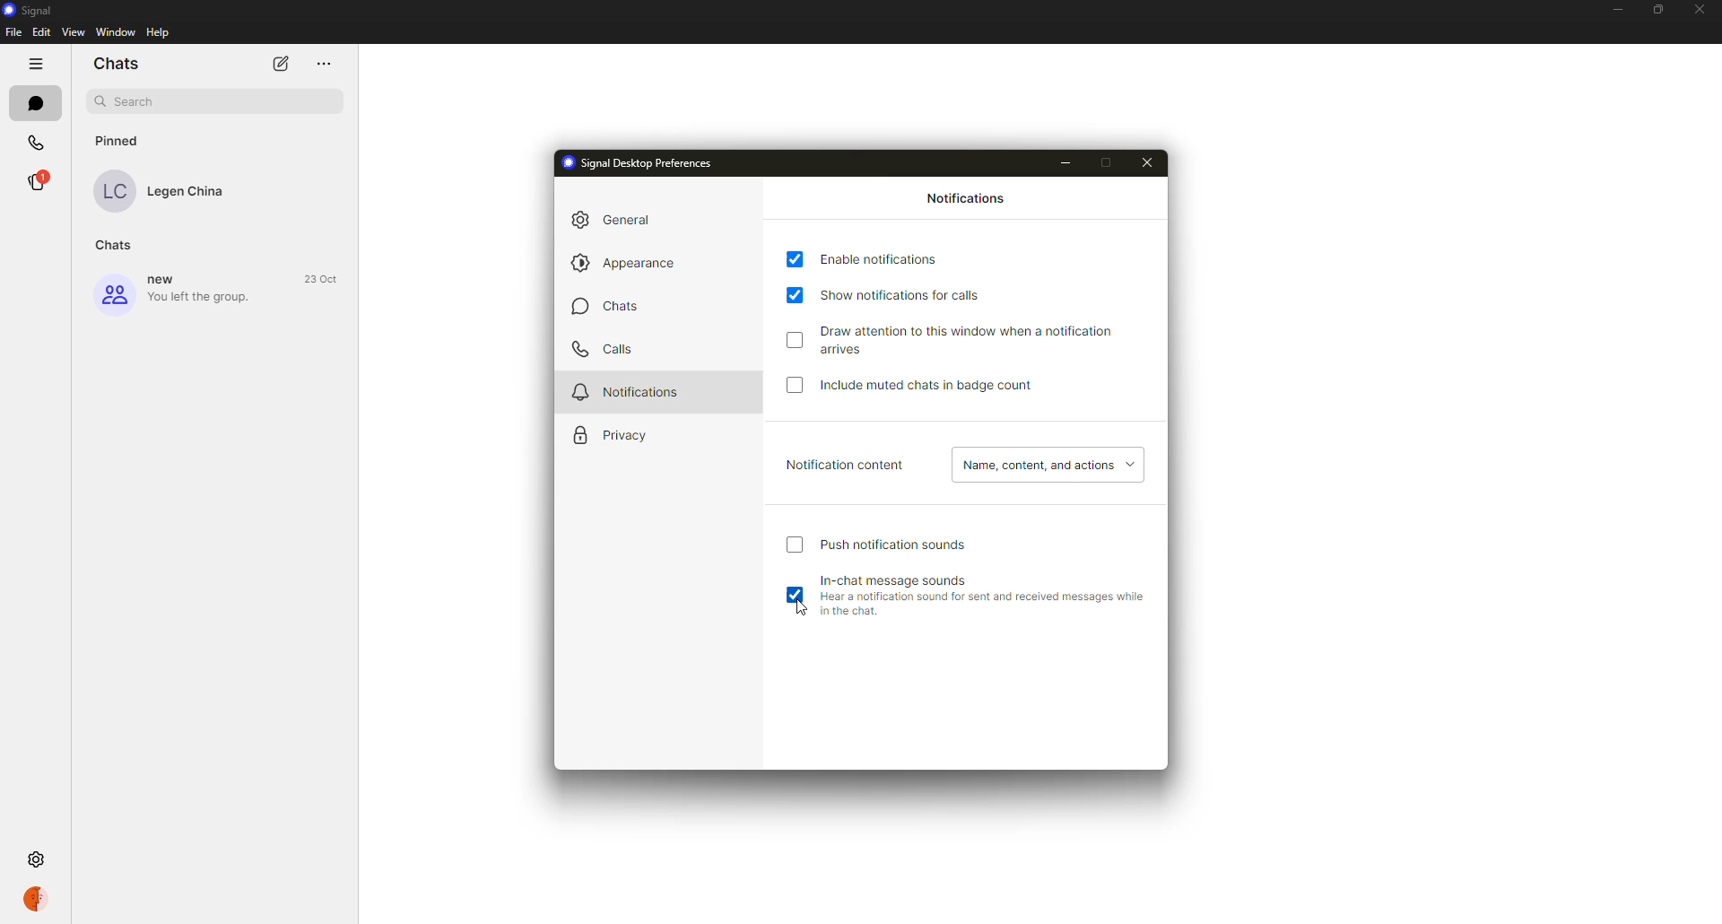 This screenshot has width=1722, height=924. I want to click on tap to select, so click(794, 545).